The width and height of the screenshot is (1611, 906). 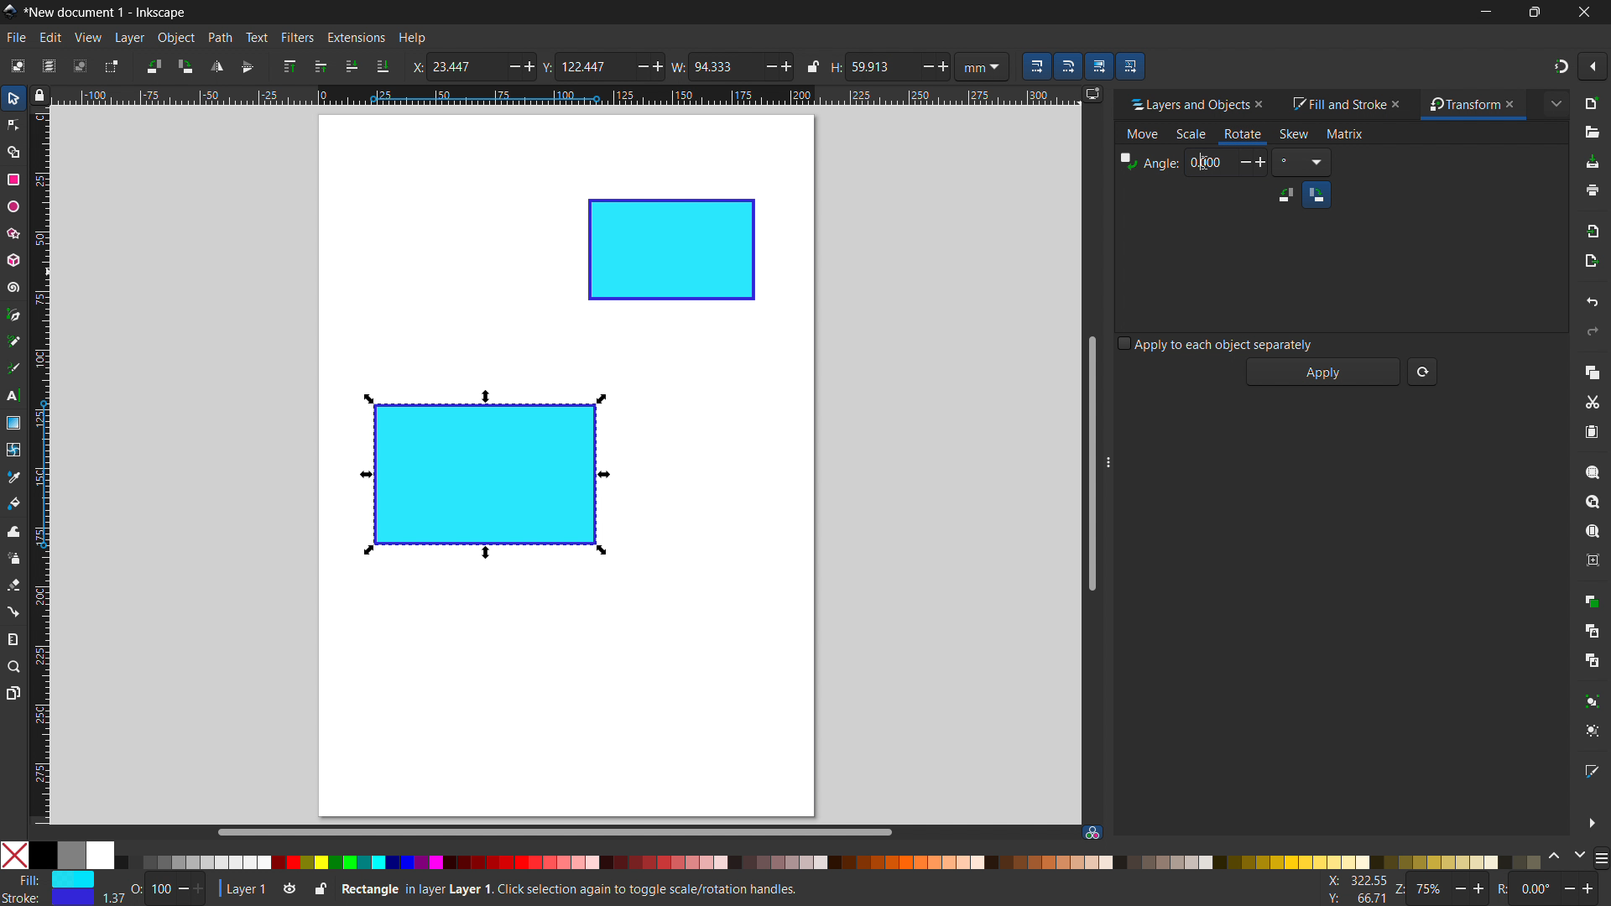 I want to click on X: 100.77, so click(x=1353, y=882).